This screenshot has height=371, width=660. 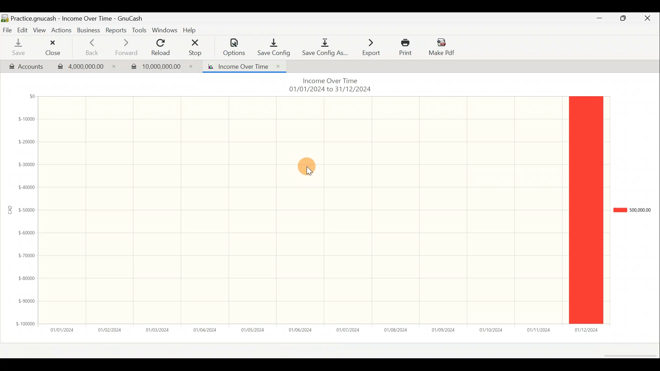 What do you see at coordinates (372, 47) in the screenshot?
I see `Export` at bounding box center [372, 47].